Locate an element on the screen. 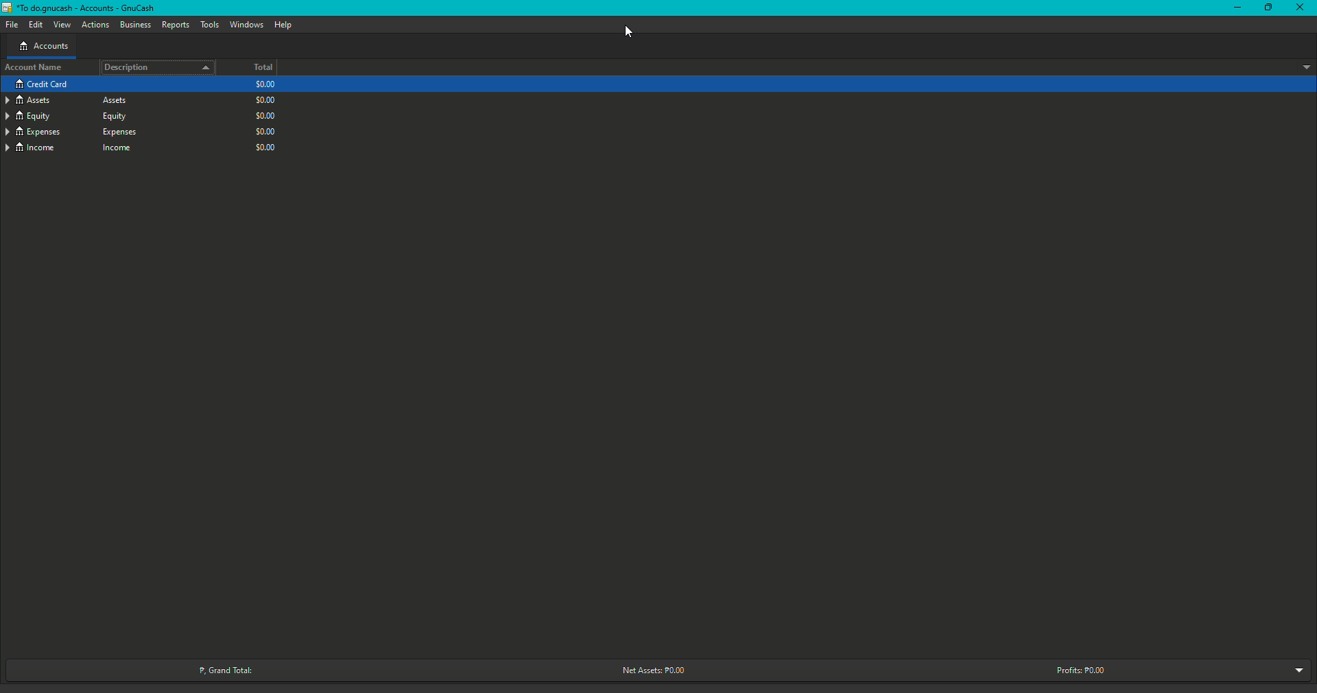 Image resolution: width=1317 pixels, height=693 pixels. $0 is located at coordinates (259, 117).